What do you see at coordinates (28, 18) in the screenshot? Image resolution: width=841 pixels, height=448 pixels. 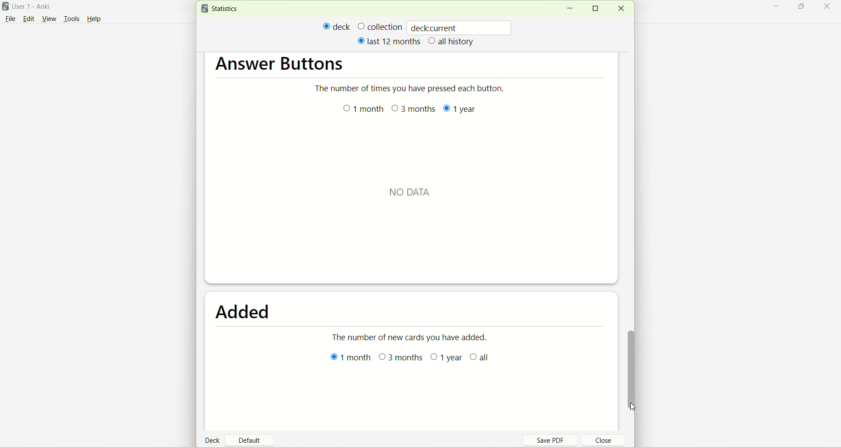 I see `edit` at bounding box center [28, 18].